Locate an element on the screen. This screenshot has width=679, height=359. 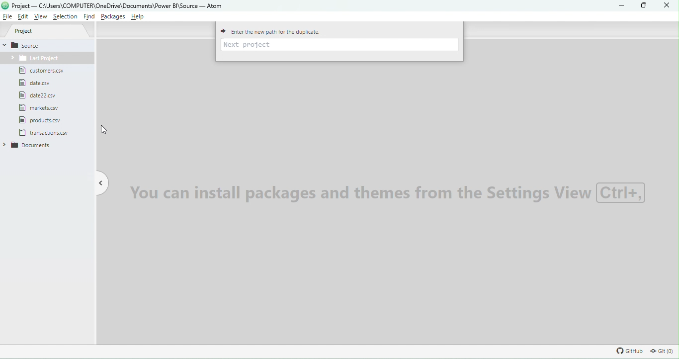
File is located at coordinates (40, 120).